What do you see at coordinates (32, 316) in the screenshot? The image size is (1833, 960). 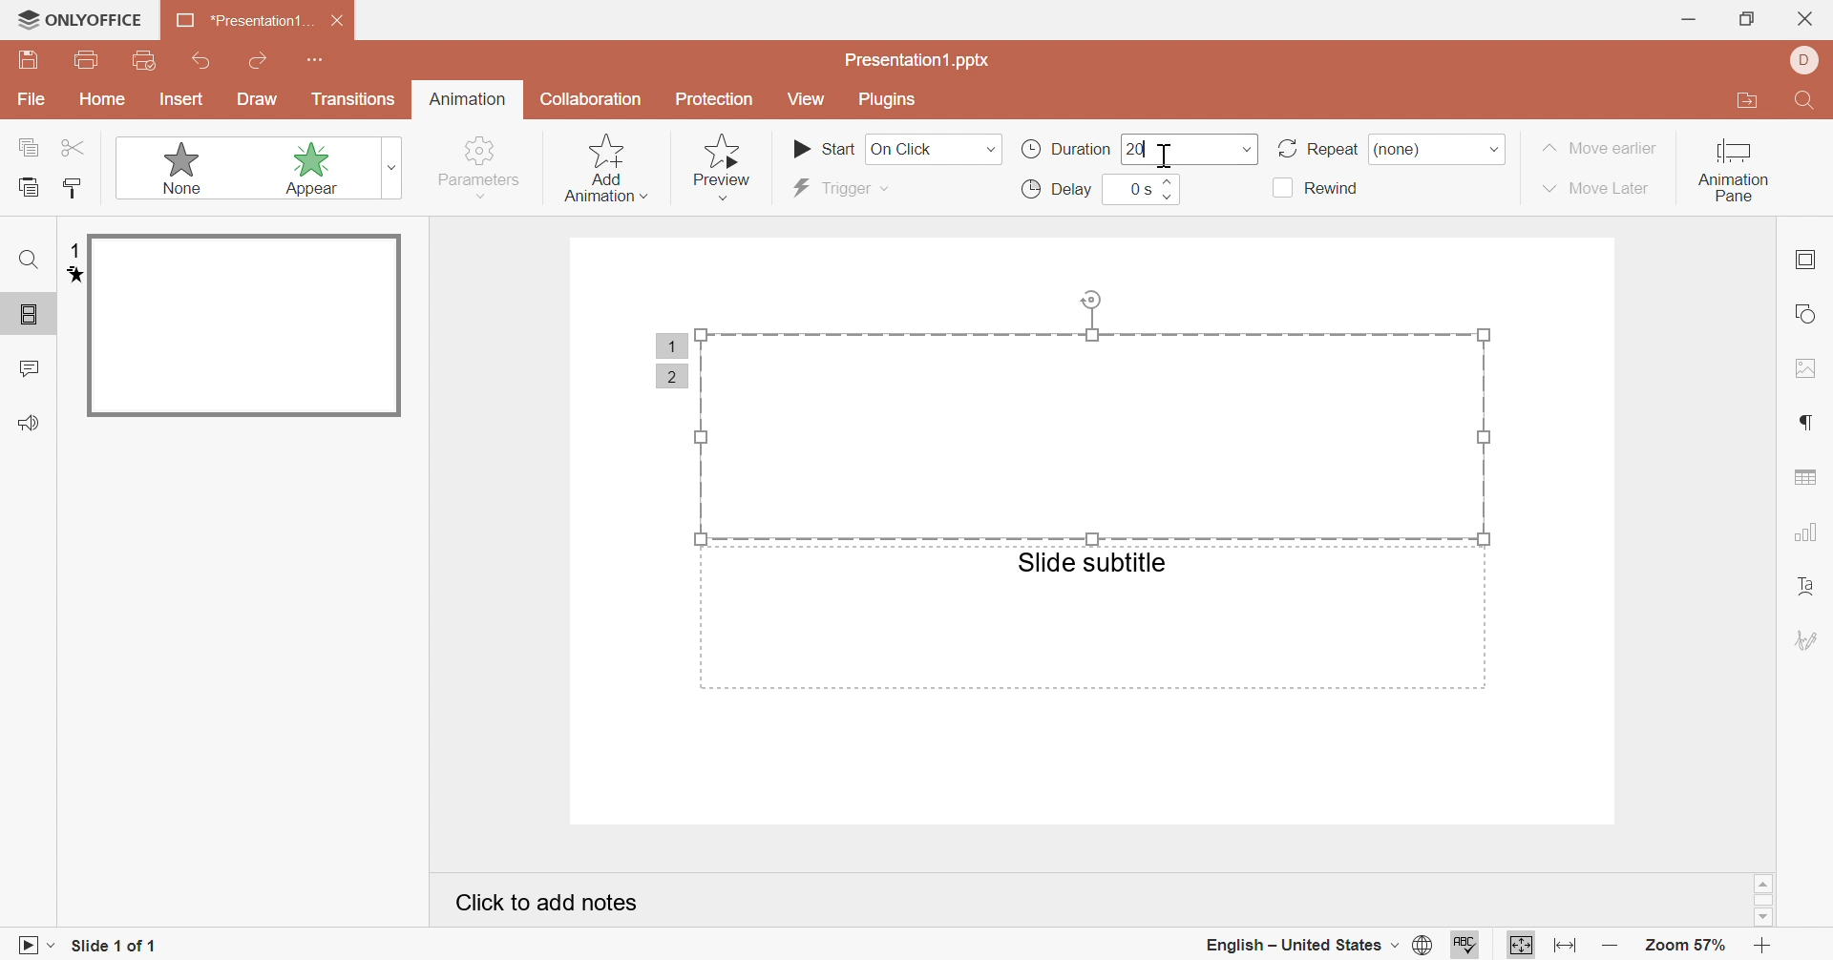 I see `slide` at bounding box center [32, 316].